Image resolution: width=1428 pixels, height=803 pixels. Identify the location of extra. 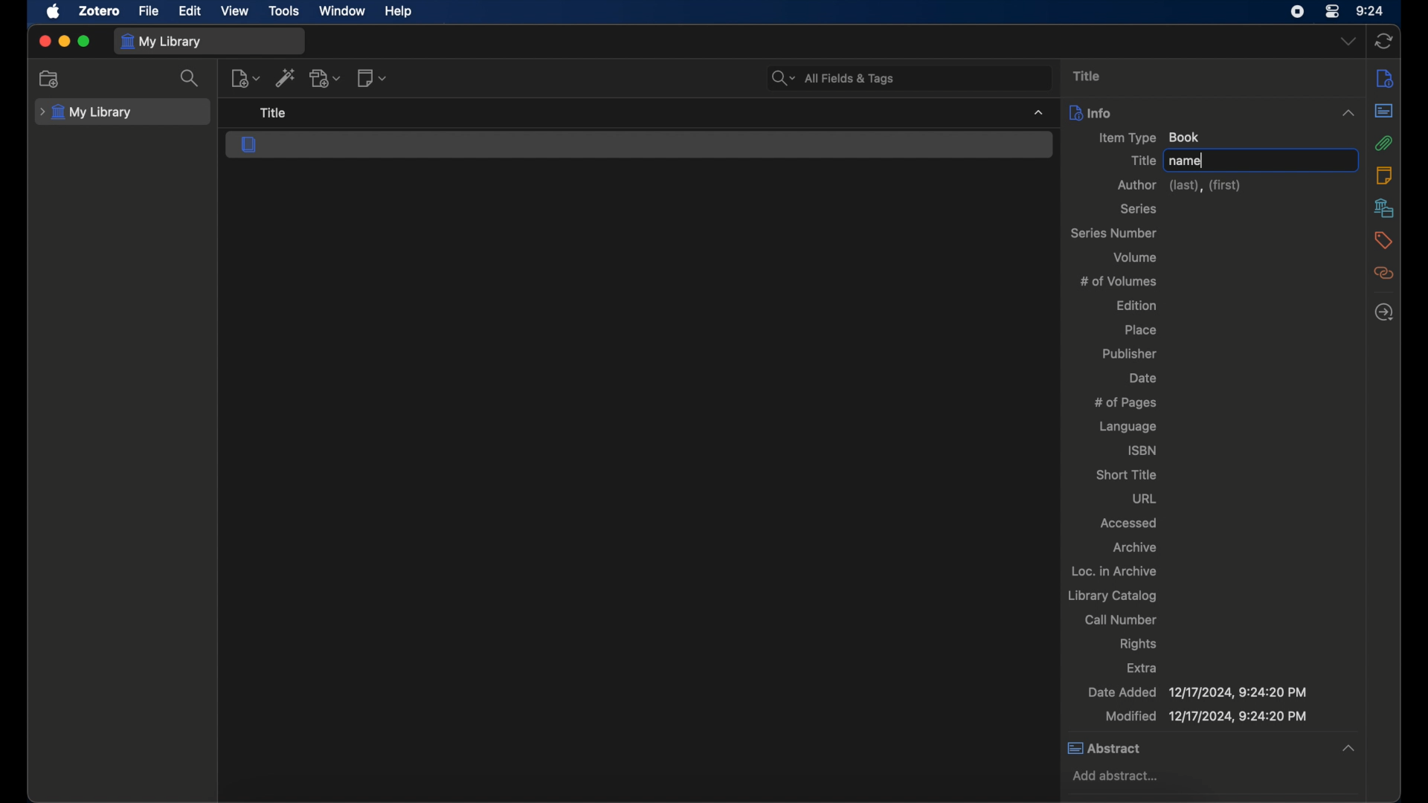
(1142, 667).